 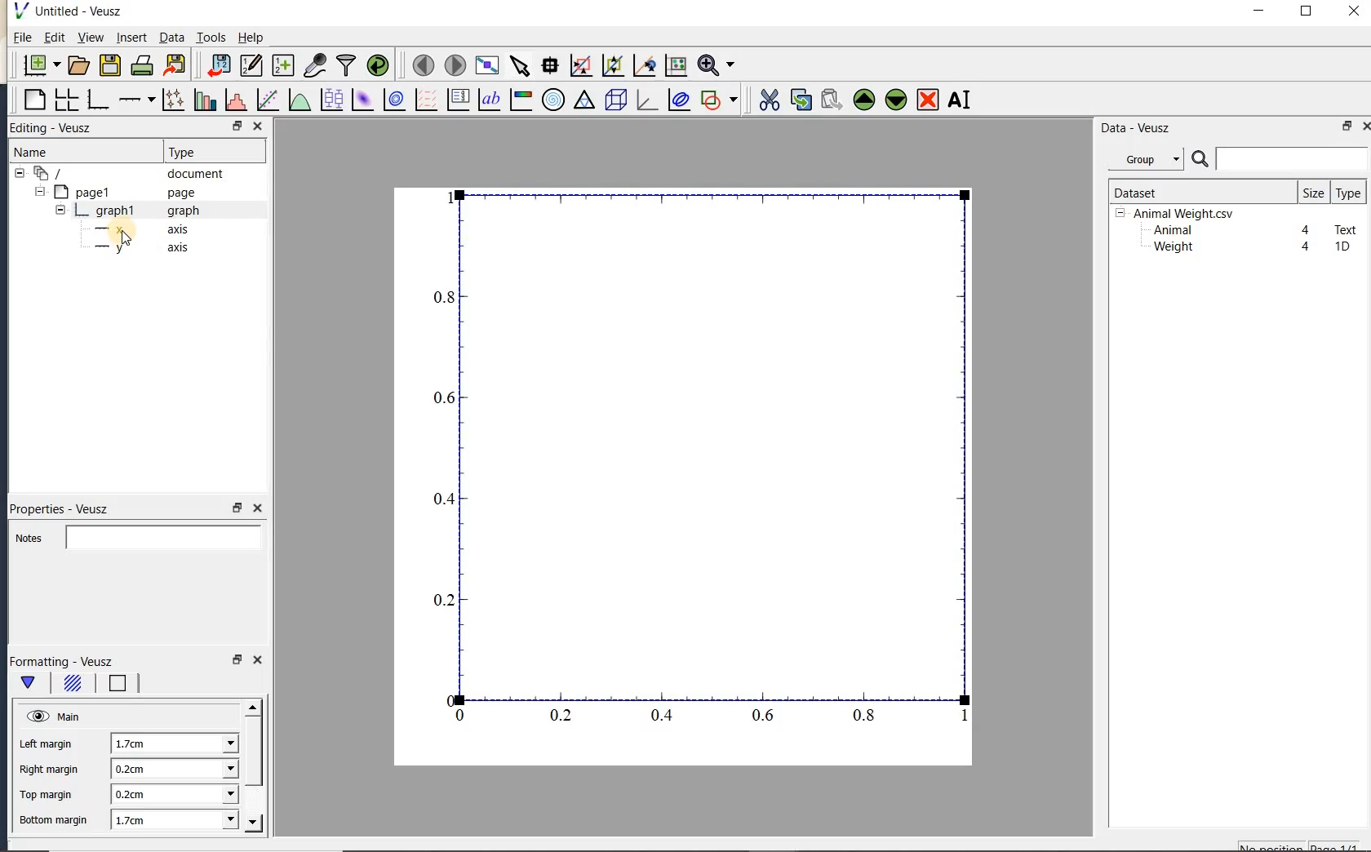 I want to click on Main, so click(x=55, y=717).